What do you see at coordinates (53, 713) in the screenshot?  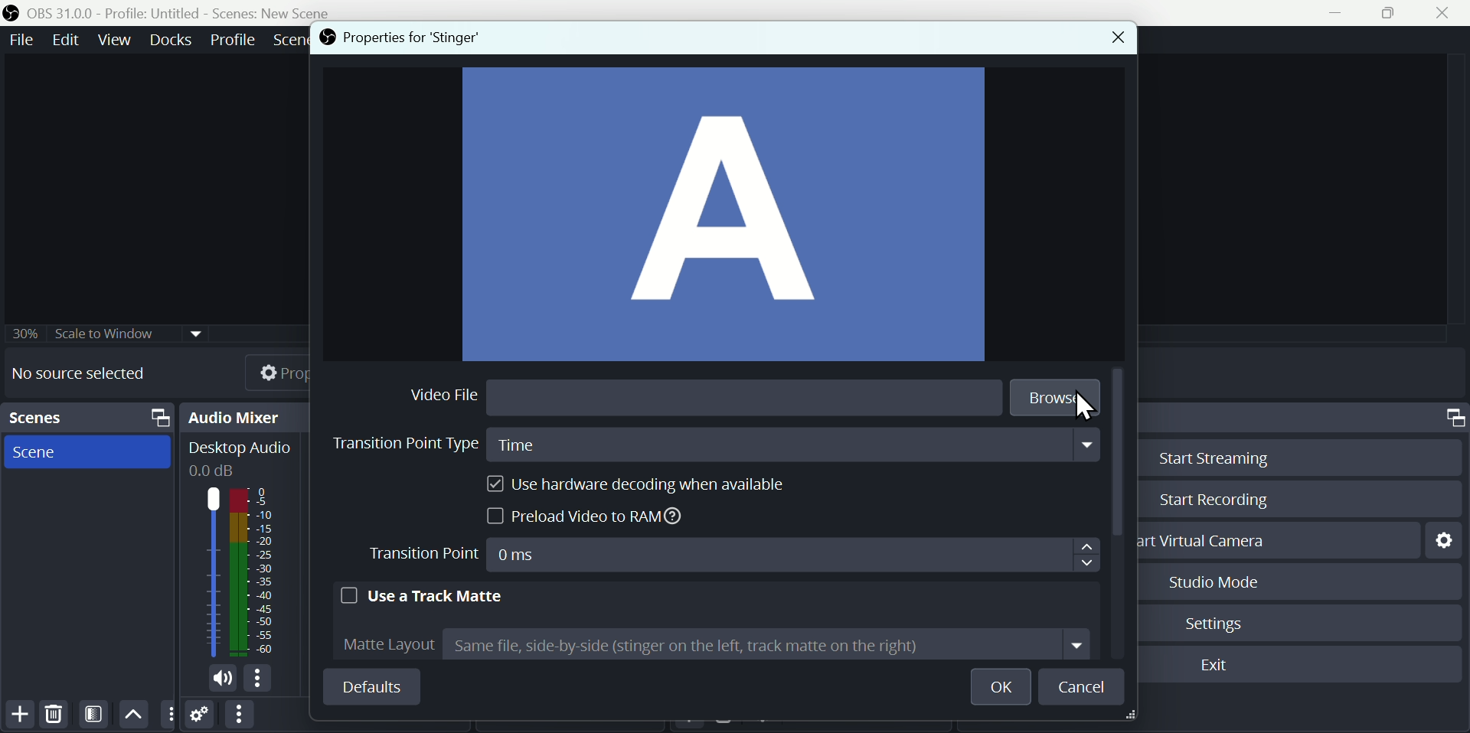 I see `Delete` at bounding box center [53, 713].